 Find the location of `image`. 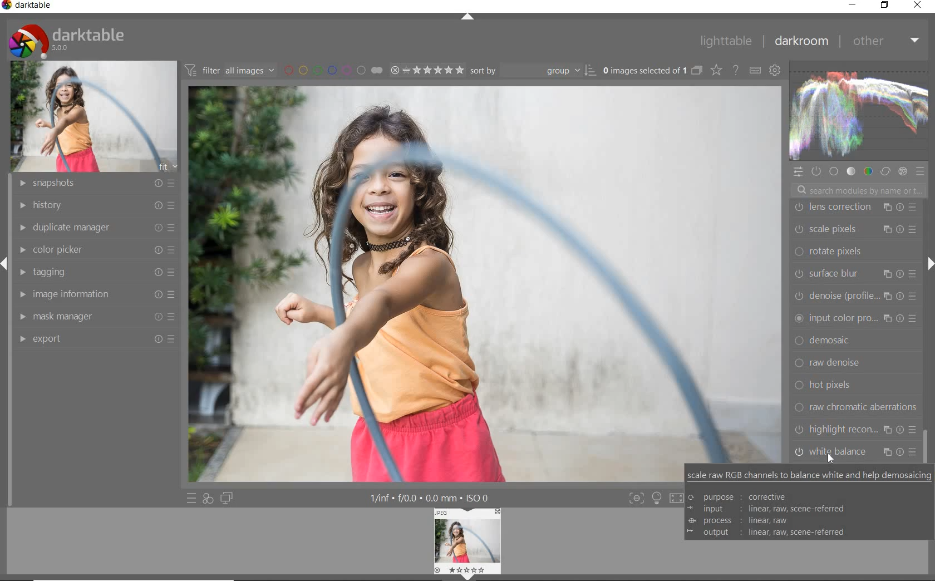

image is located at coordinates (95, 115).